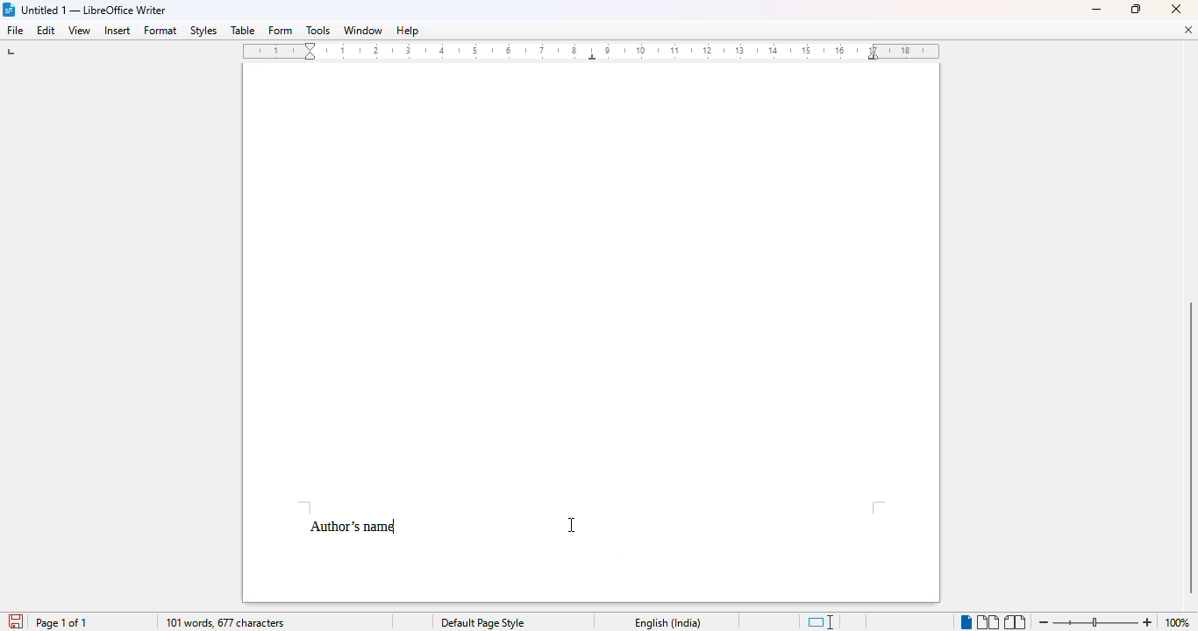 The height and width of the screenshot is (631, 1198). I want to click on Untitled 1 -- LibreOffice Writer, so click(96, 9).